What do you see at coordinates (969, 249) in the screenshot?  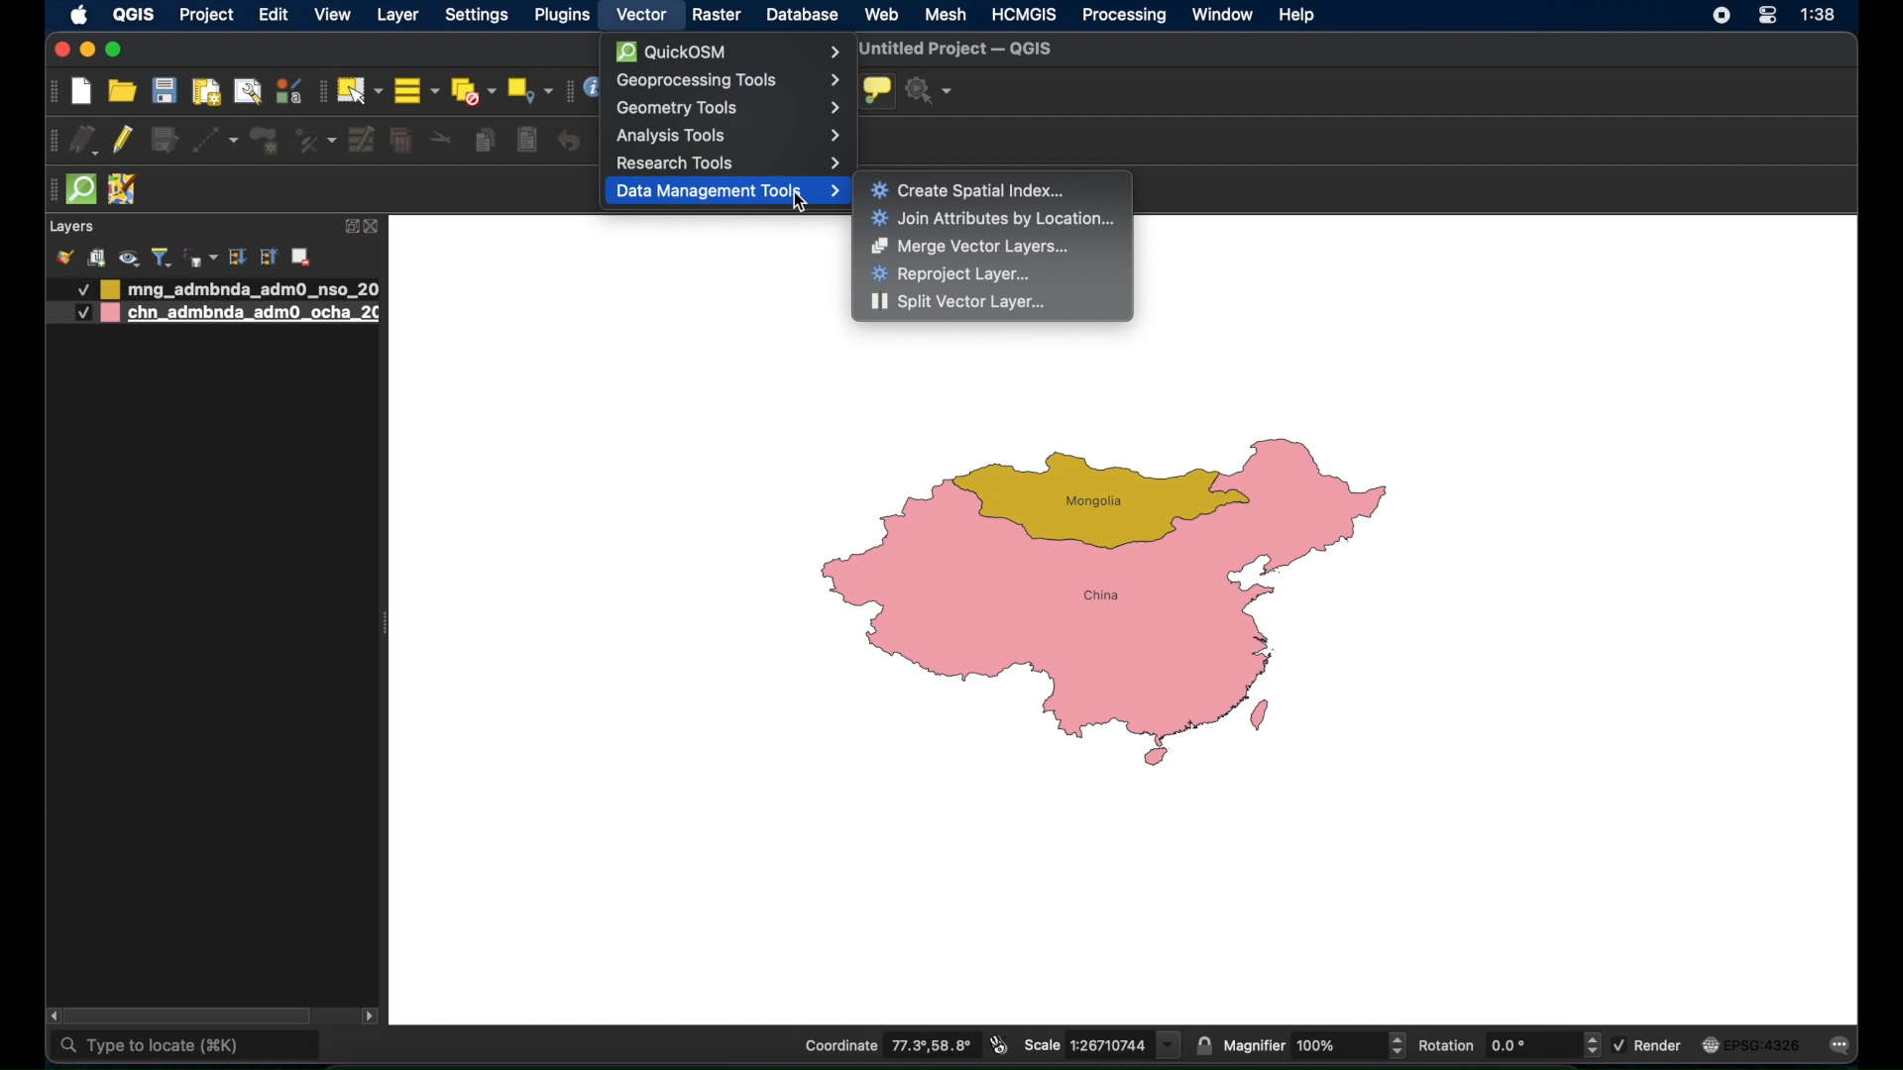 I see `Merge Vector Layers...` at bounding box center [969, 249].